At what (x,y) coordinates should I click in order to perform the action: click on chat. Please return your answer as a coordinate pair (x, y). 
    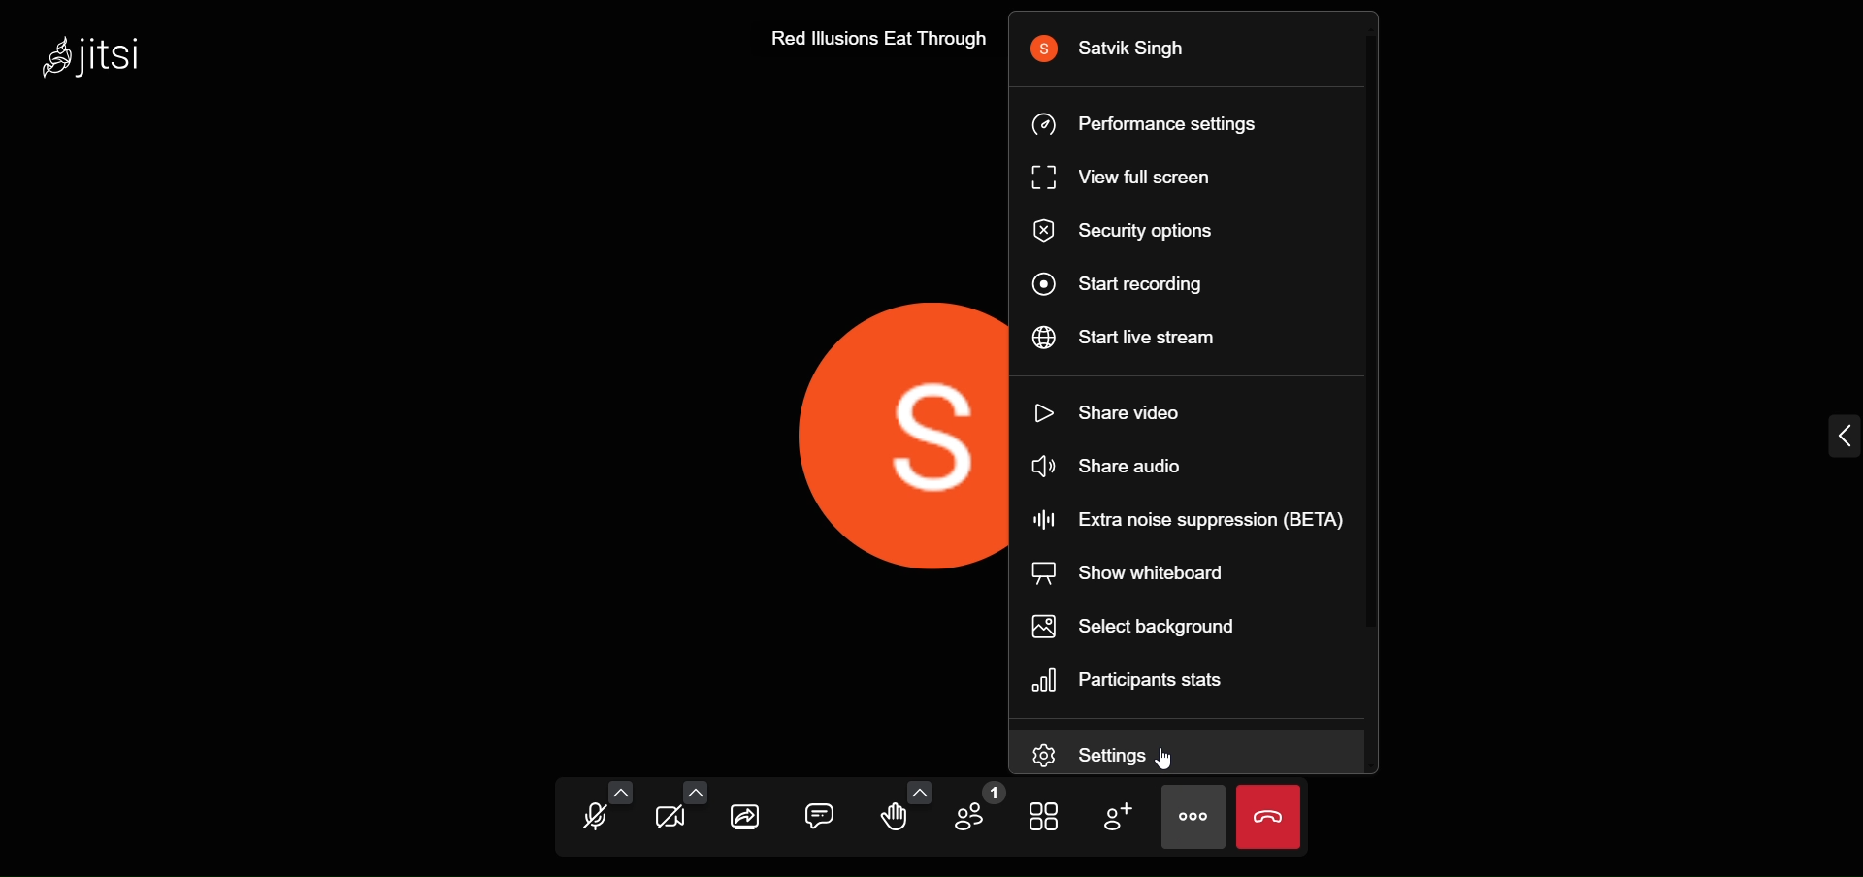
    Looking at the image, I should click on (819, 811).